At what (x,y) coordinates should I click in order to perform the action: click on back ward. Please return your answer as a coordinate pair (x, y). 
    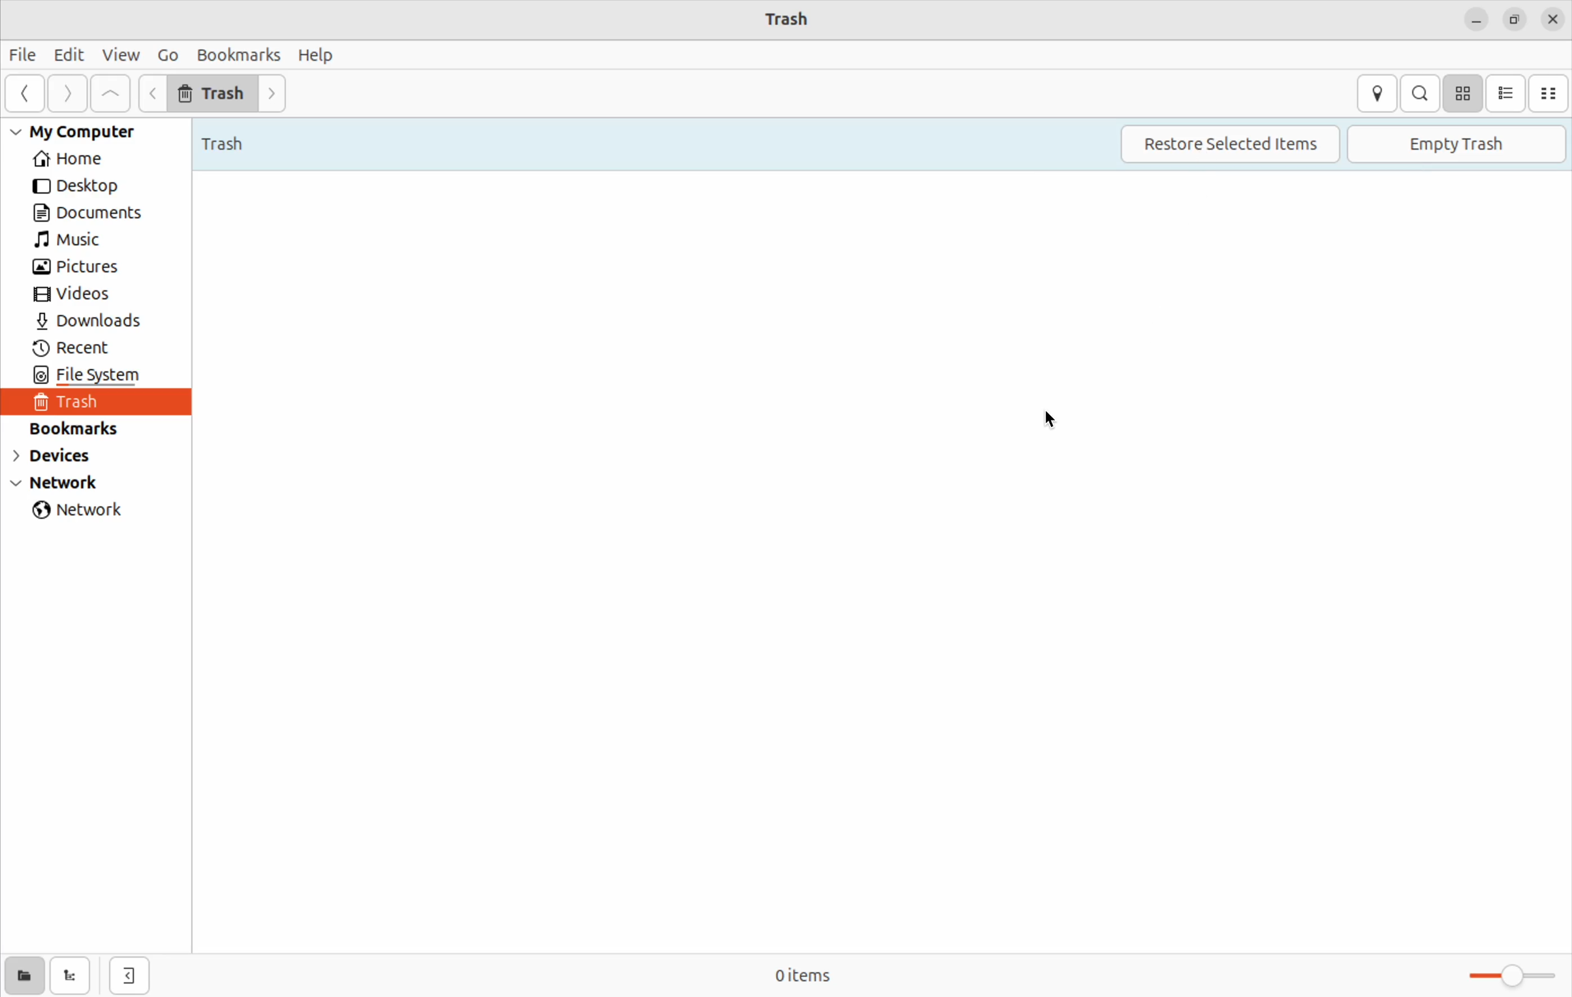
    Looking at the image, I should click on (26, 95).